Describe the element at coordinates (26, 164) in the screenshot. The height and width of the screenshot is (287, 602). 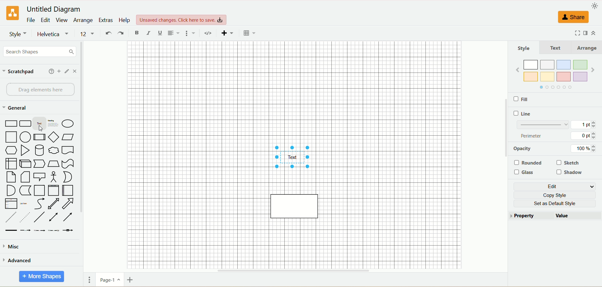
I see `cube` at that location.